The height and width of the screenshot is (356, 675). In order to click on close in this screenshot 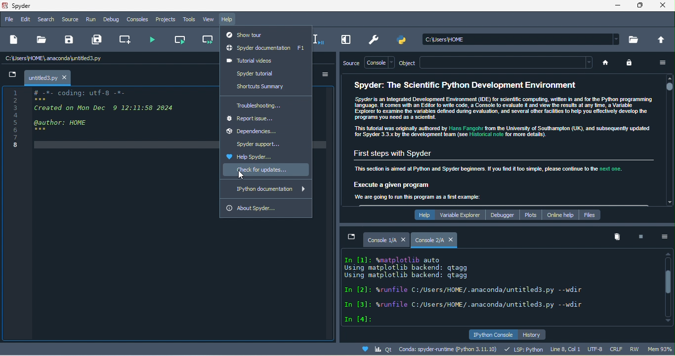, I will do `click(665, 7)`.